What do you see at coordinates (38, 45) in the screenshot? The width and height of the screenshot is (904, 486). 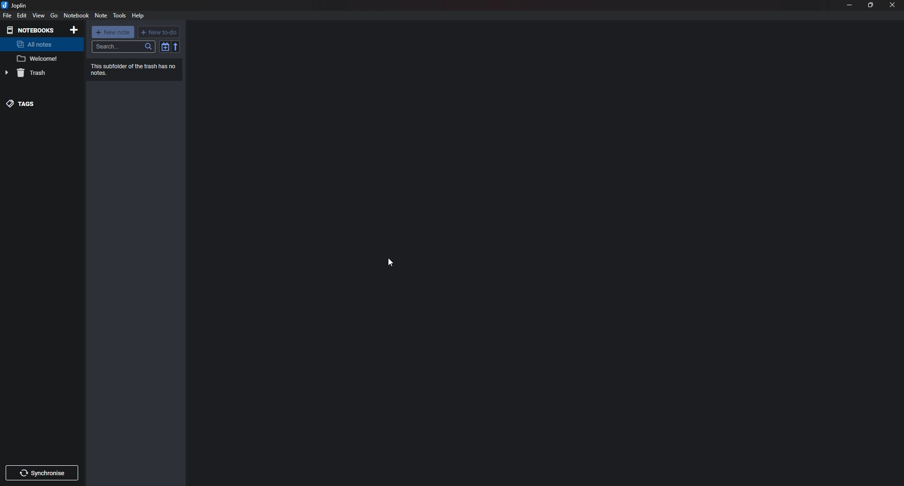 I see `all notes` at bounding box center [38, 45].